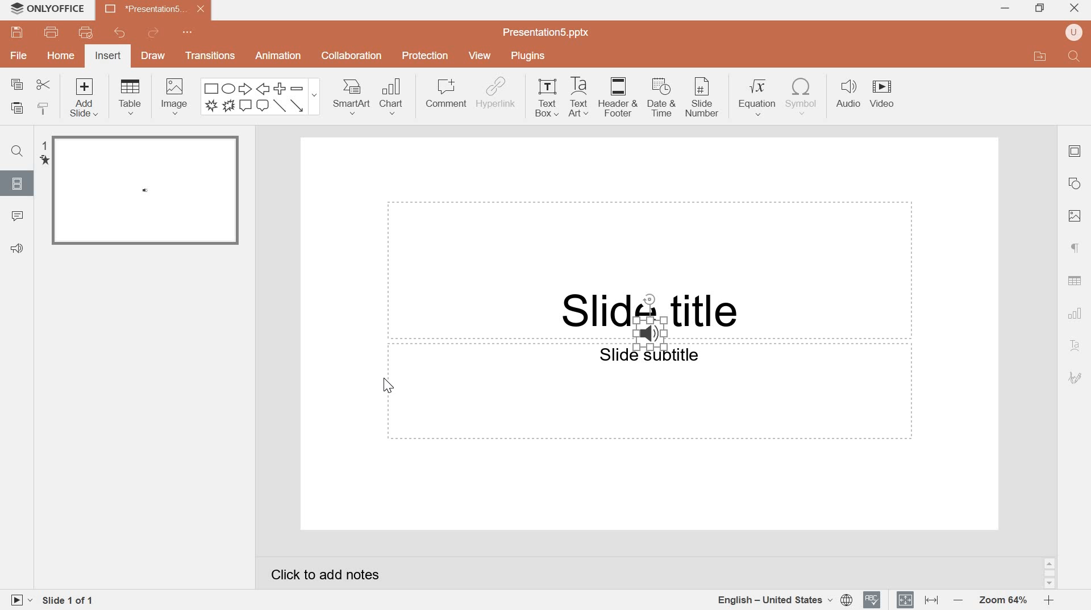 The height and width of the screenshot is (610, 1091). What do you see at coordinates (1075, 378) in the screenshot?
I see `signature` at bounding box center [1075, 378].